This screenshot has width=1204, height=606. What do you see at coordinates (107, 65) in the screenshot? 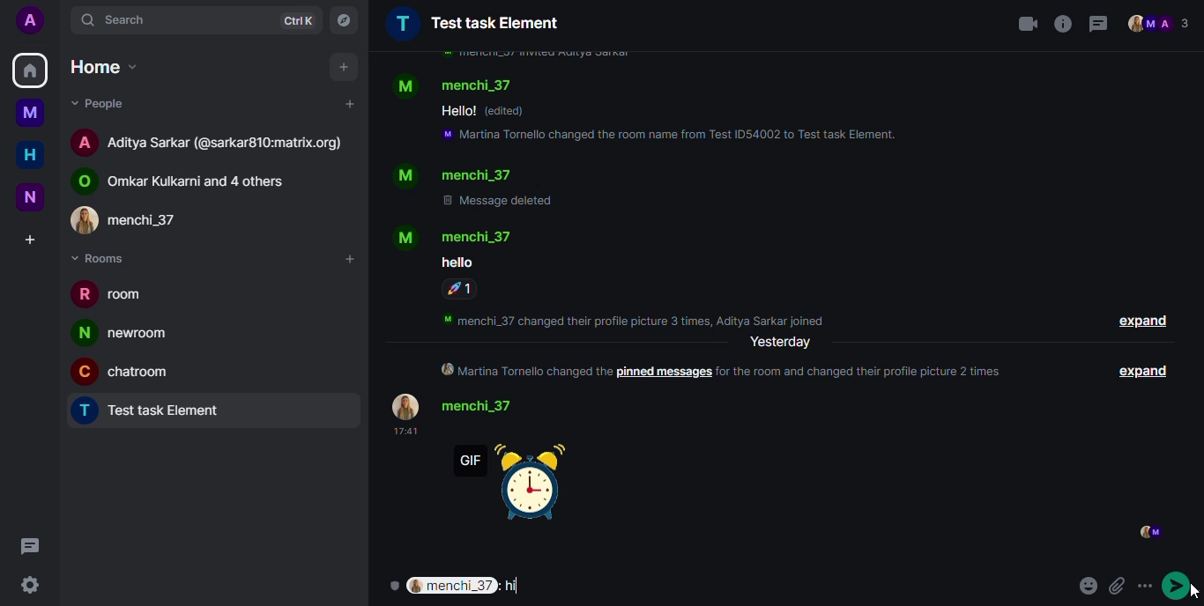
I see `home drop down` at bounding box center [107, 65].